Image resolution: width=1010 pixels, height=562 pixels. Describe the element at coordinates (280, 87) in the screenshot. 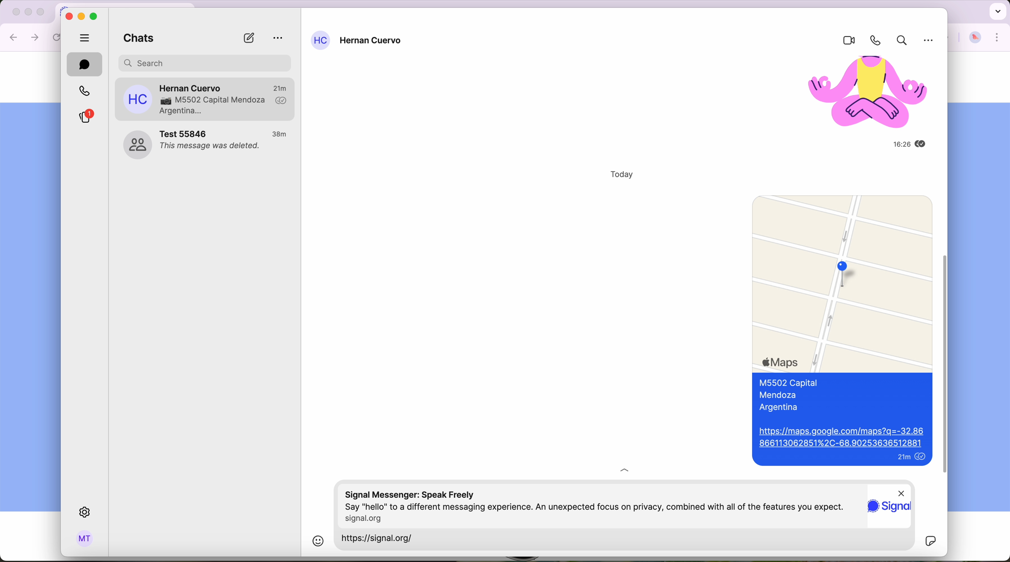

I see `21m` at that location.